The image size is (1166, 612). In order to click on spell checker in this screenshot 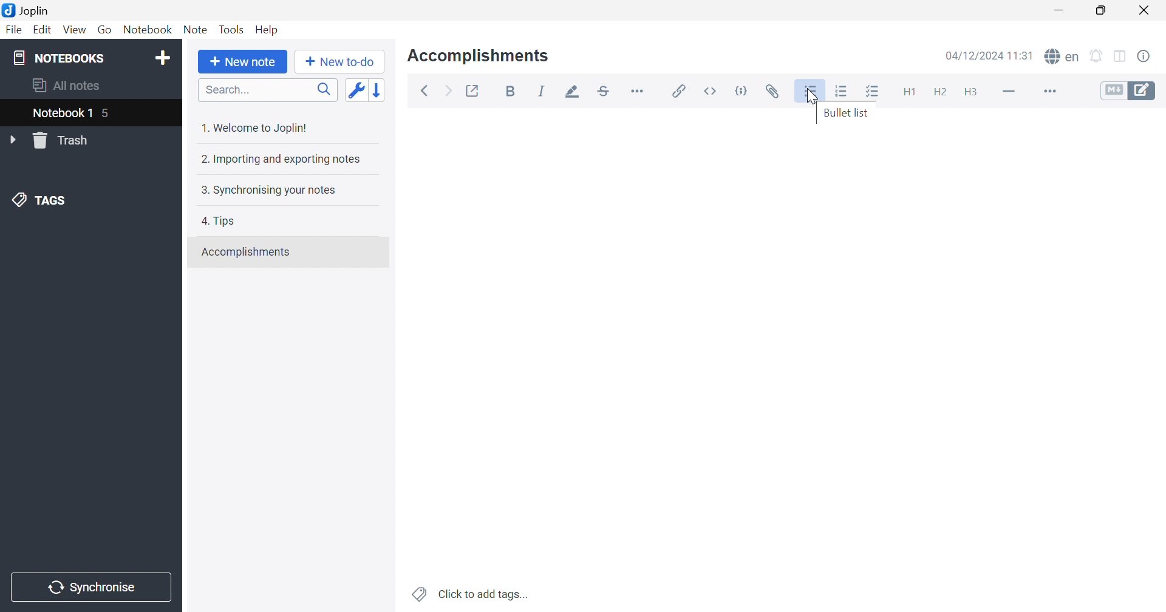, I will do `click(1062, 57)`.